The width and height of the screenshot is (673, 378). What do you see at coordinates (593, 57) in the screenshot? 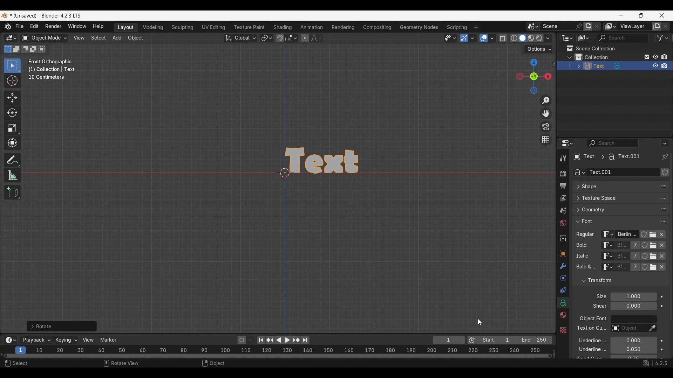
I see `Collection 1` at bounding box center [593, 57].